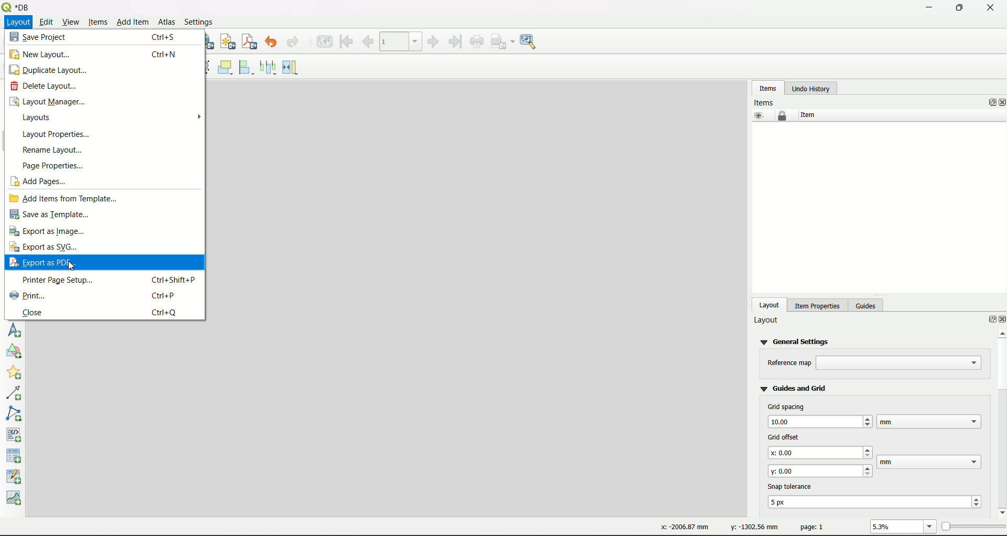  I want to click on close, so click(37, 314).